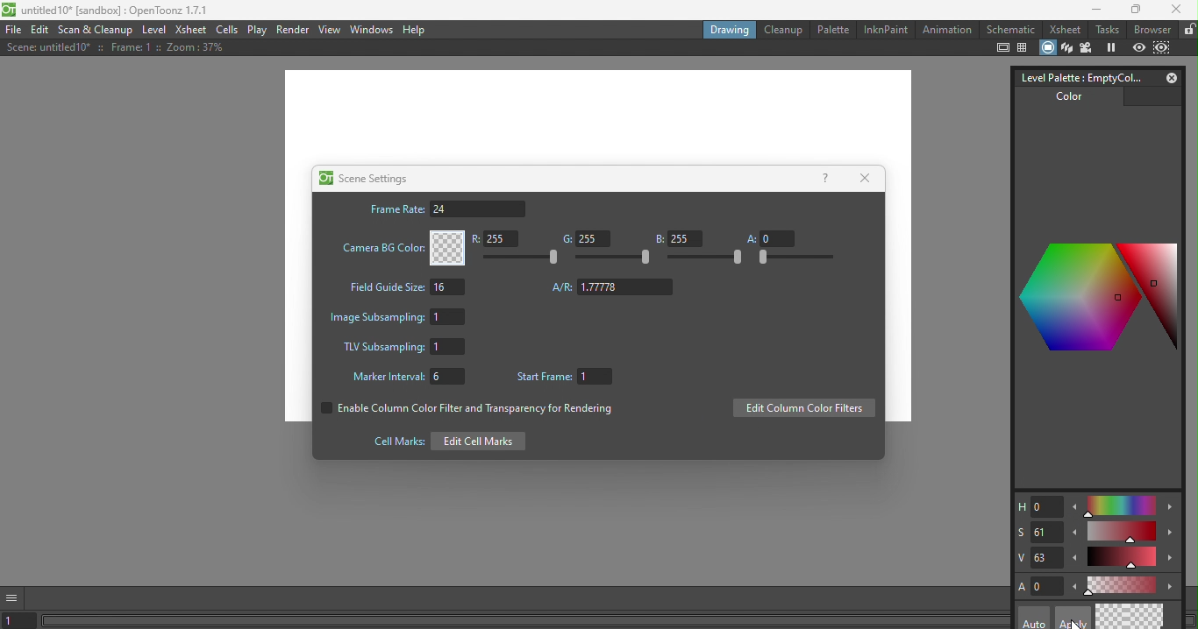 This screenshot has width=1198, height=629. What do you see at coordinates (1173, 587) in the screenshot?
I see `Increase` at bounding box center [1173, 587].